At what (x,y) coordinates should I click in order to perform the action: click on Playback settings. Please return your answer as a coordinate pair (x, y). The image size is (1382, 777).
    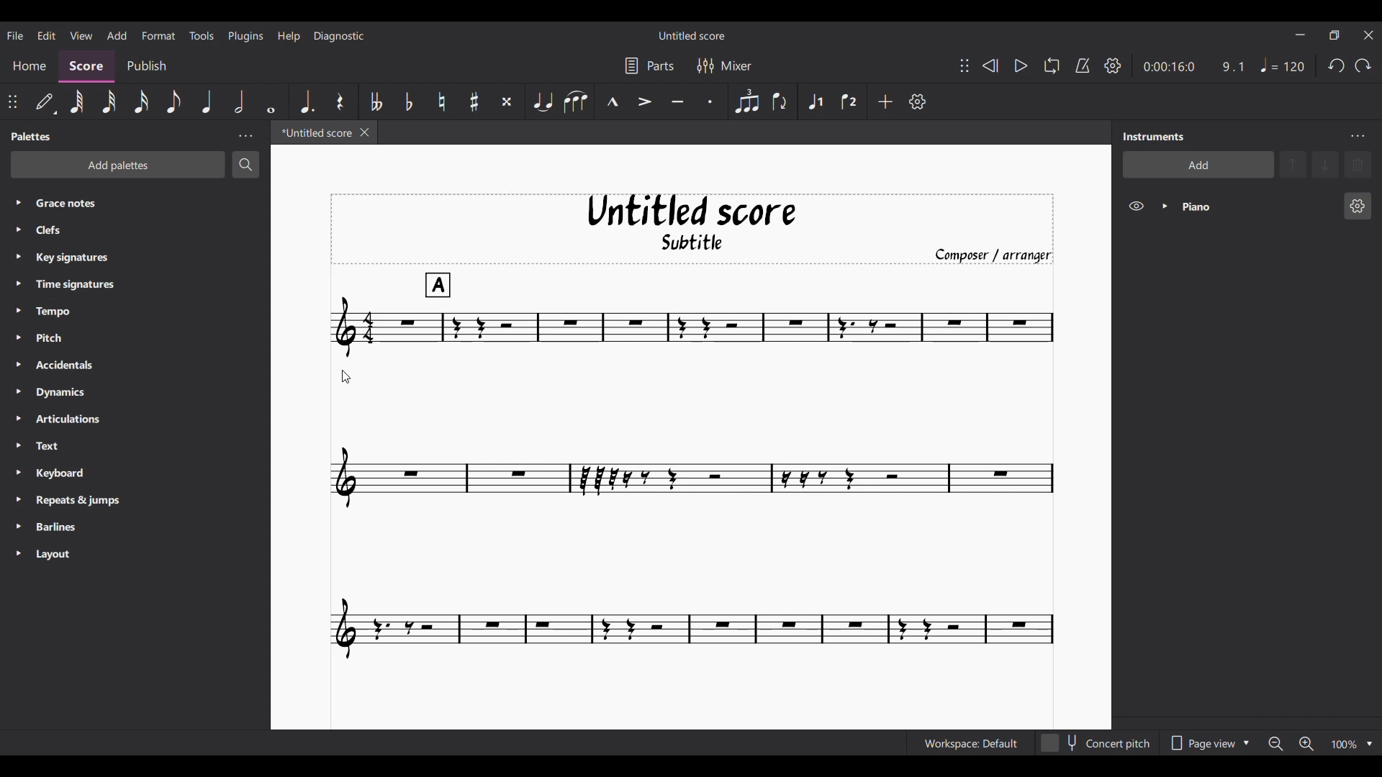
    Looking at the image, I should click on (1113, 65).